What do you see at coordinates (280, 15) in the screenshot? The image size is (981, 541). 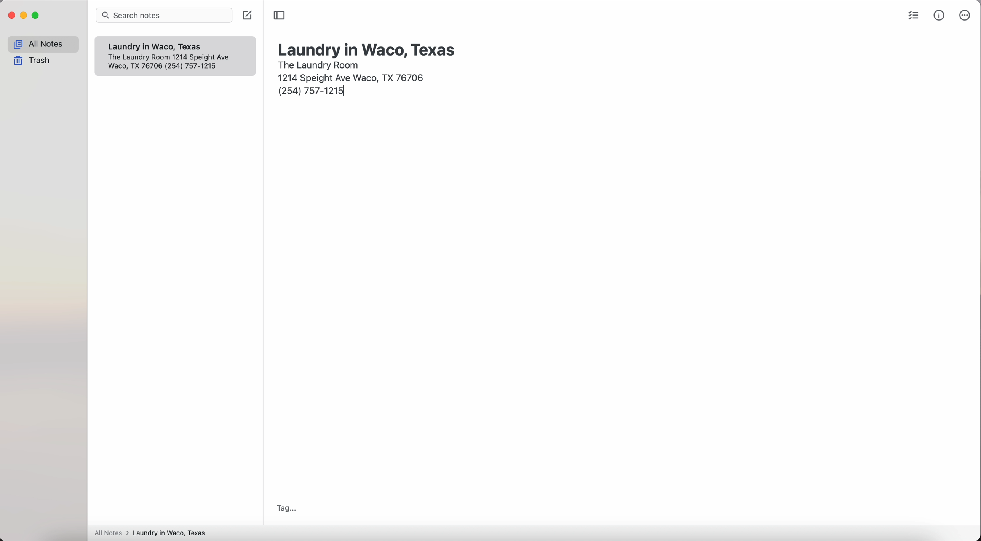 I see `toggle sidebar` at bounding box center [280, 15].